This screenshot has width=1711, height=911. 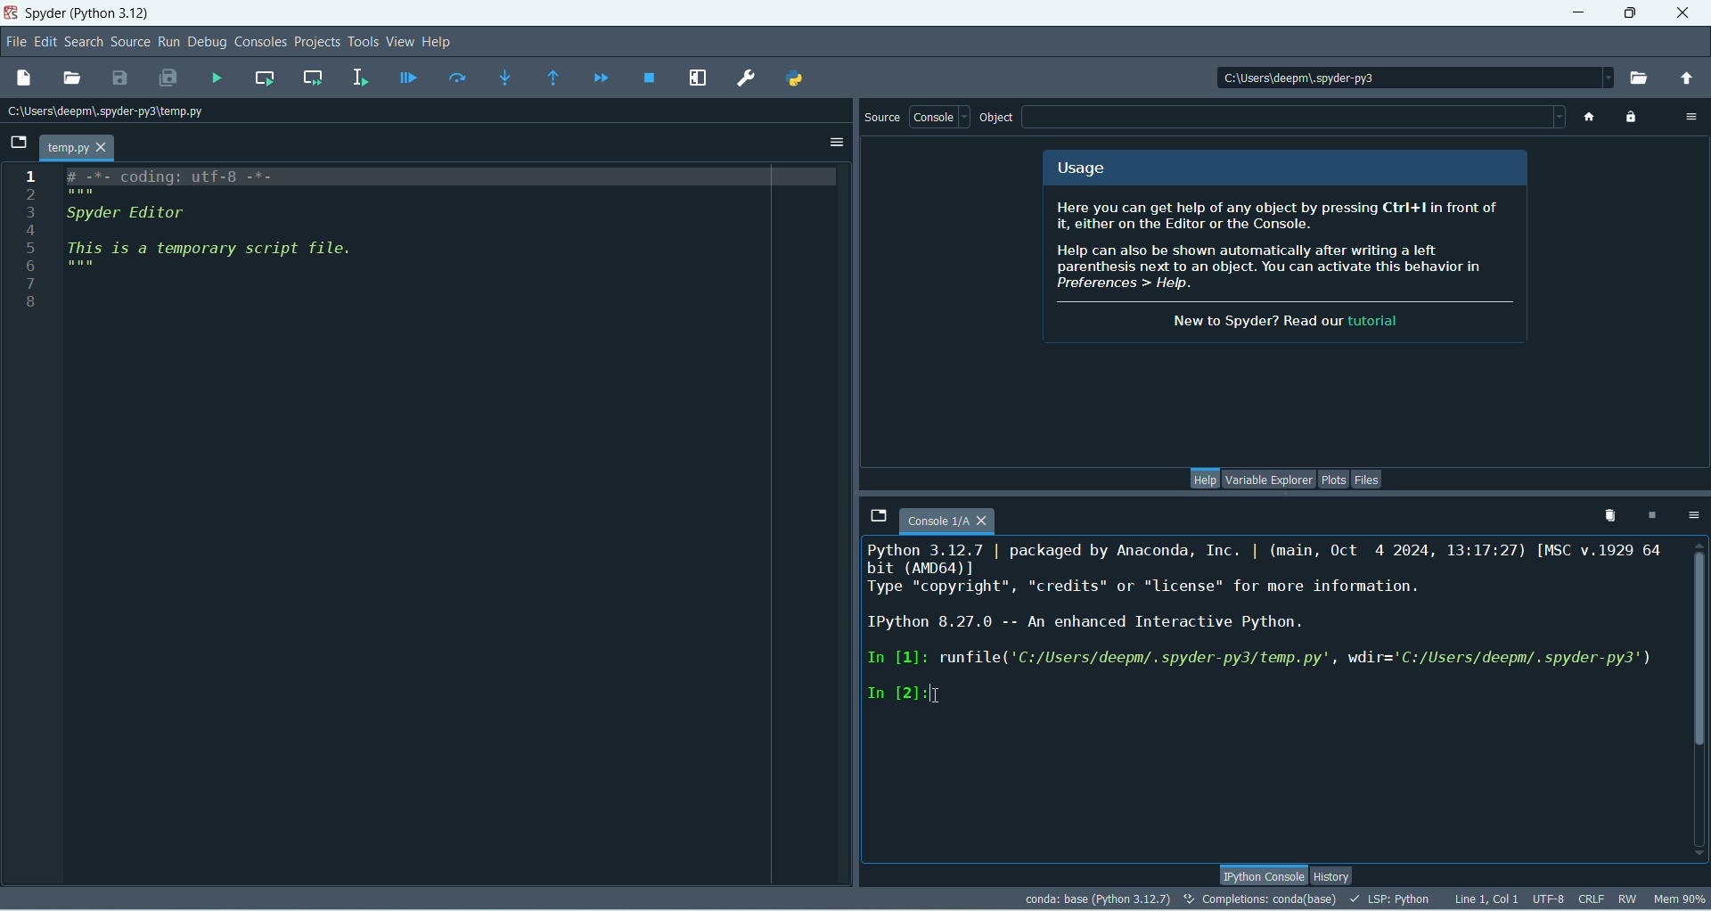 What do you see at coordinates (1633, 119) in the screenshot?
I see `lock` at bounding box center [1633, 119].